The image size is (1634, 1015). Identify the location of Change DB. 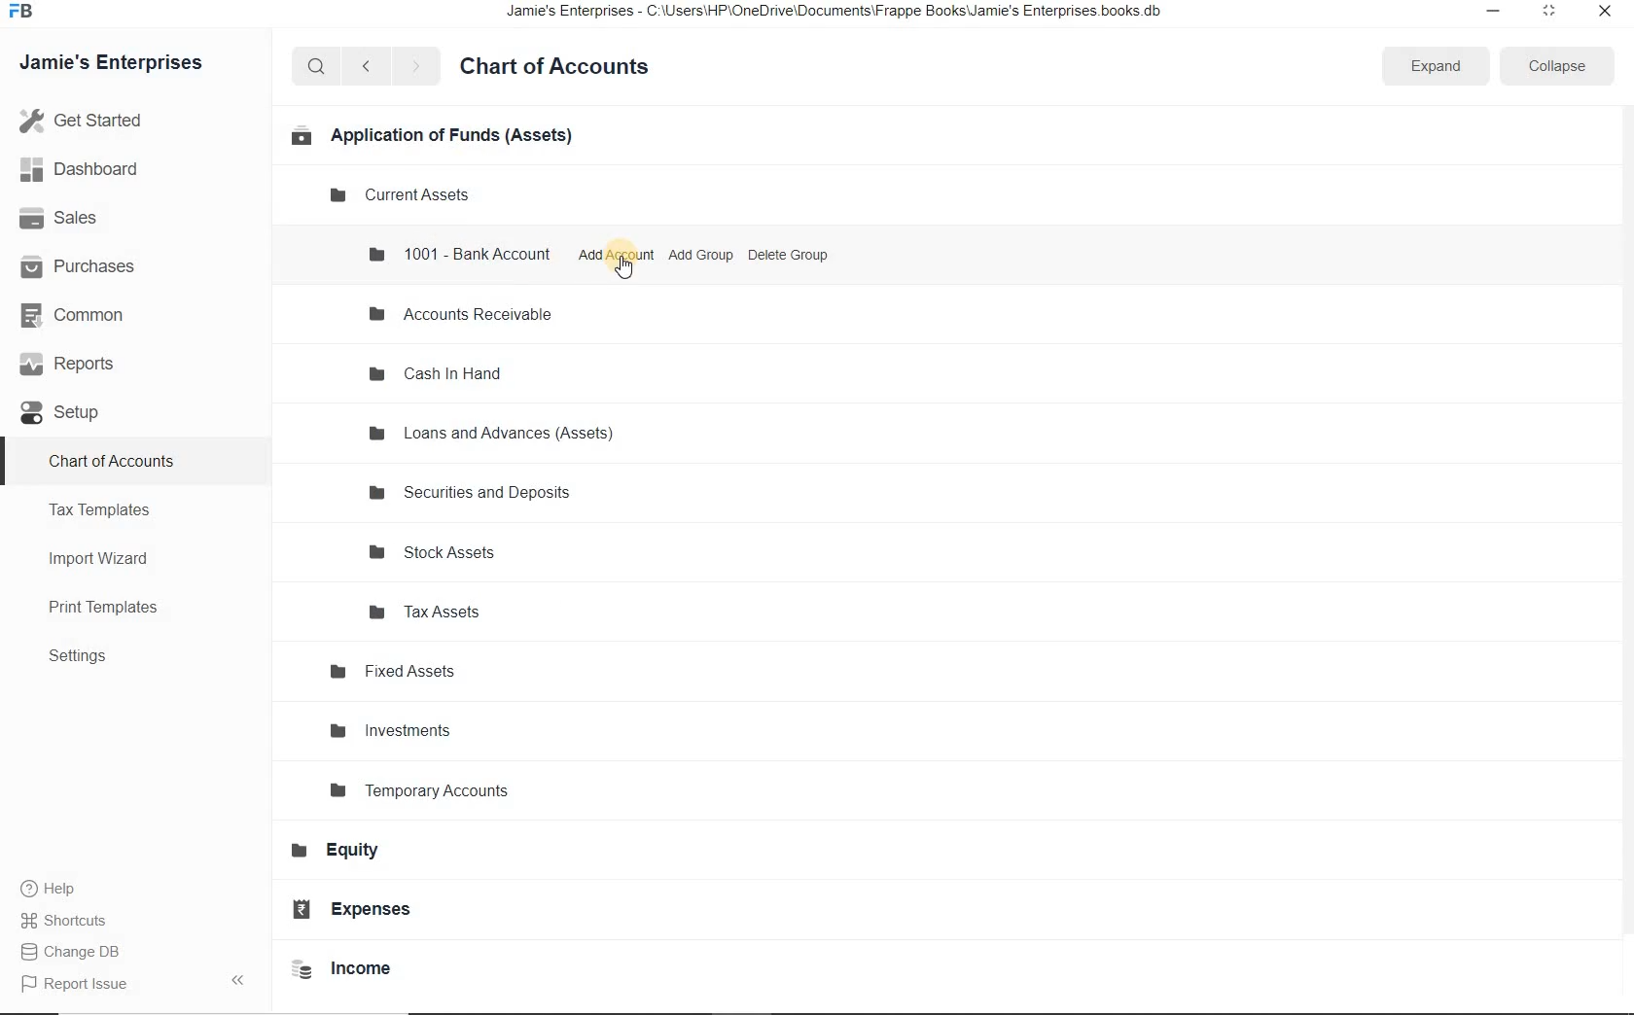
(76, 953).